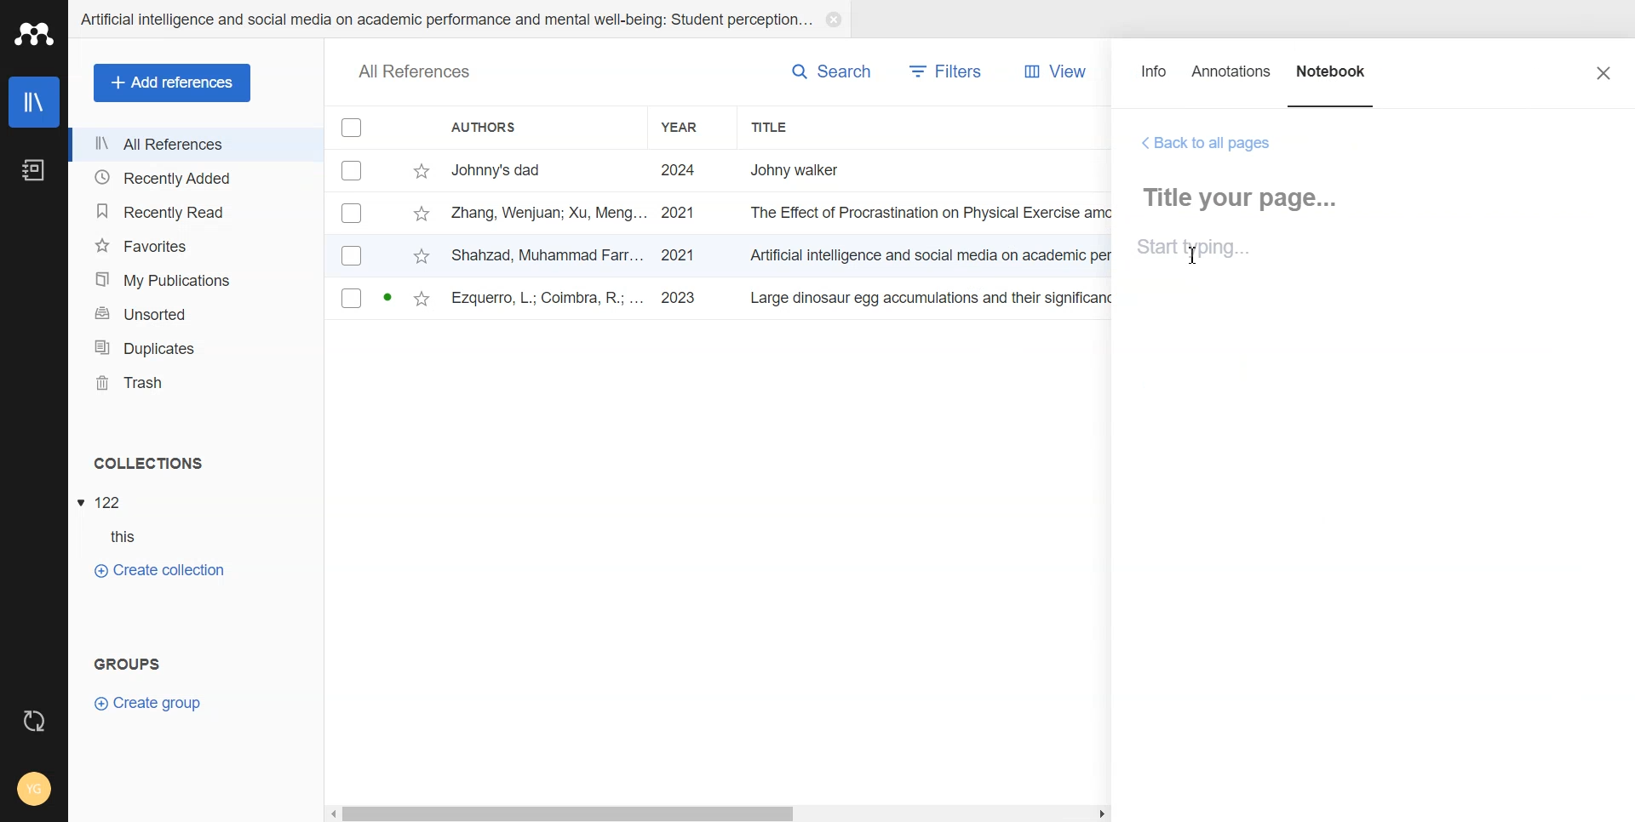  What do you see at coordinates (148, 702) in the screenshot?
I see `Crate Group` at bounding box center [148, 702].